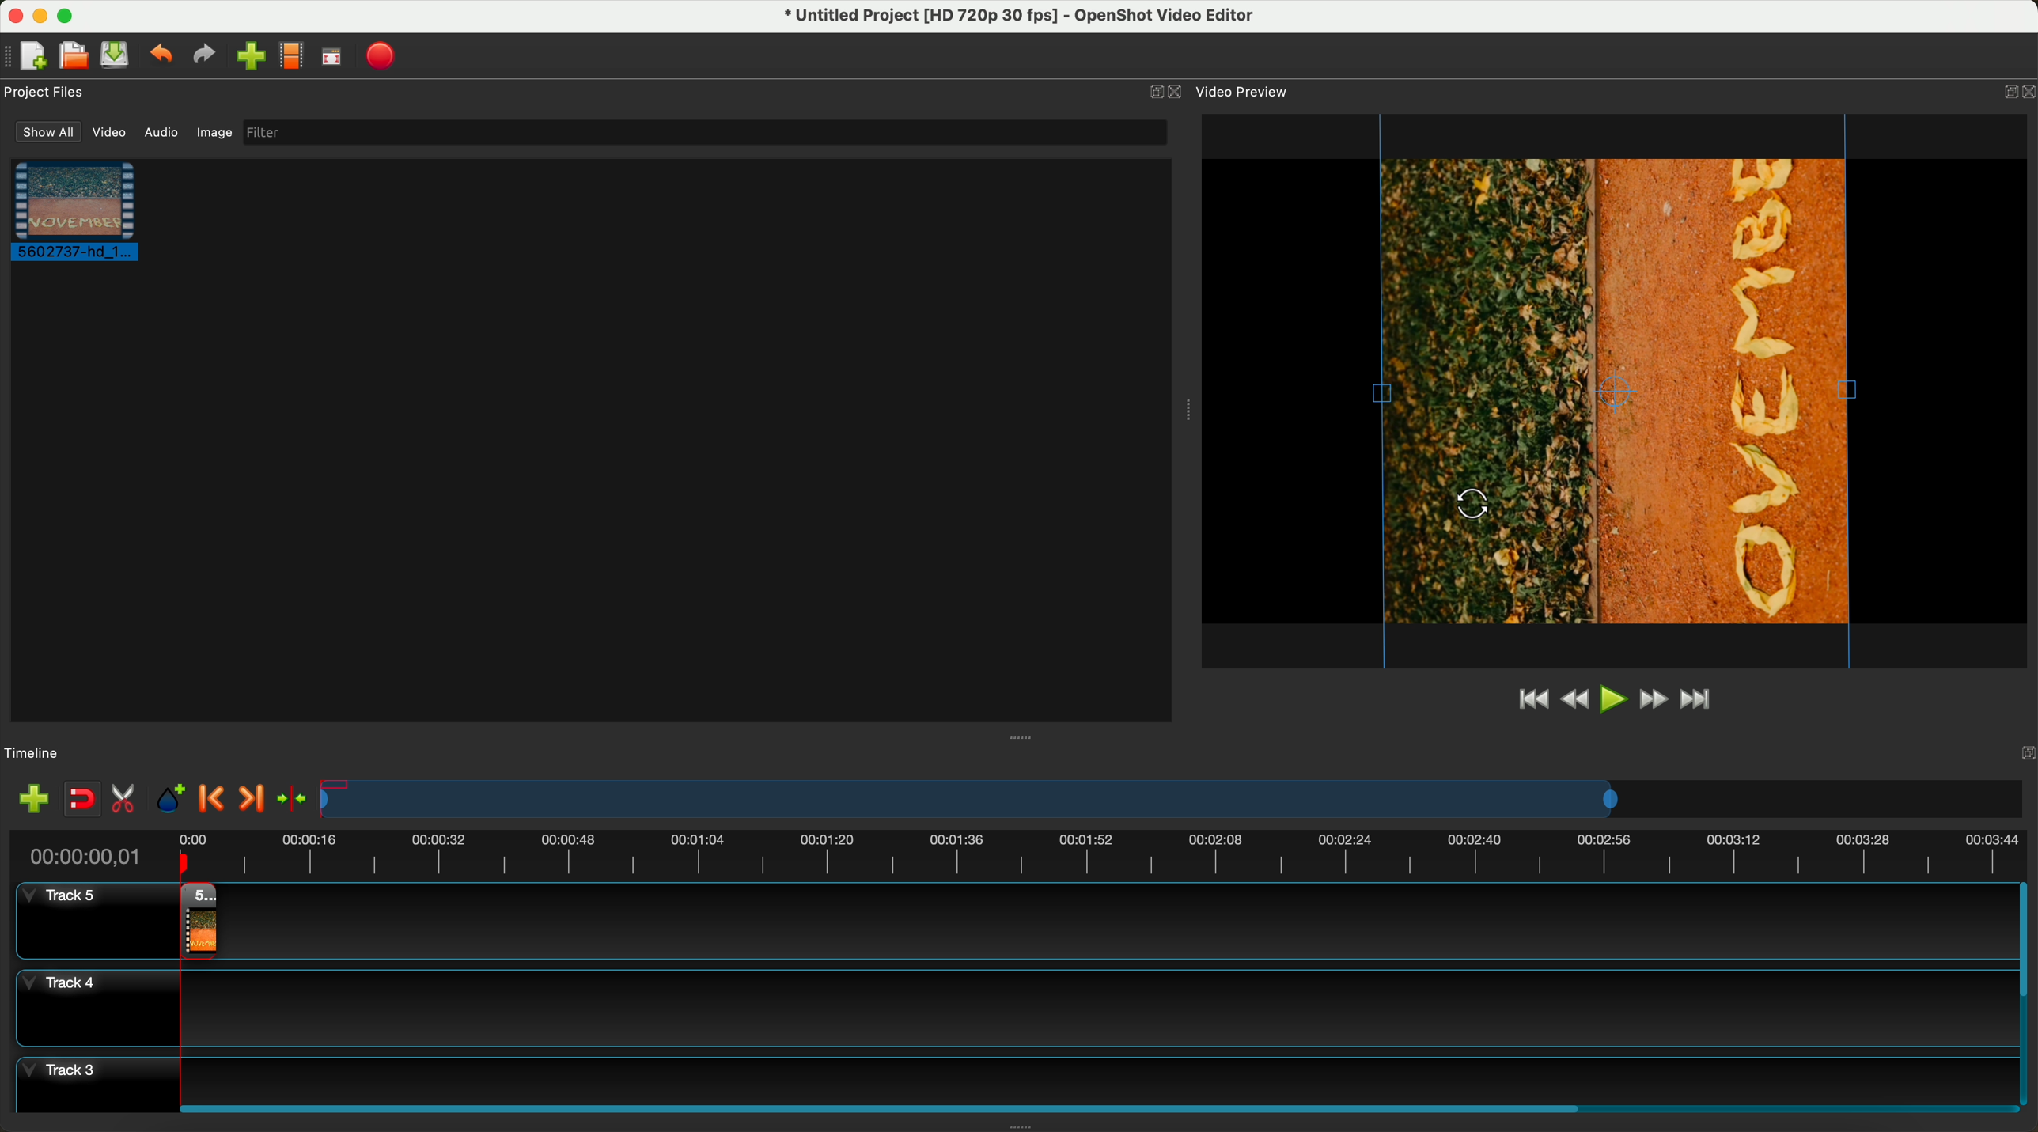 This screenshot has width=2038, height=1132. Describe the element at coordinates (1244, 91) in the screenshot. I see `video preview` at that location.